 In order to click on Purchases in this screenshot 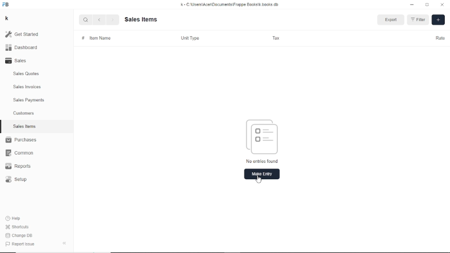, I will do `click(21, 140)`.